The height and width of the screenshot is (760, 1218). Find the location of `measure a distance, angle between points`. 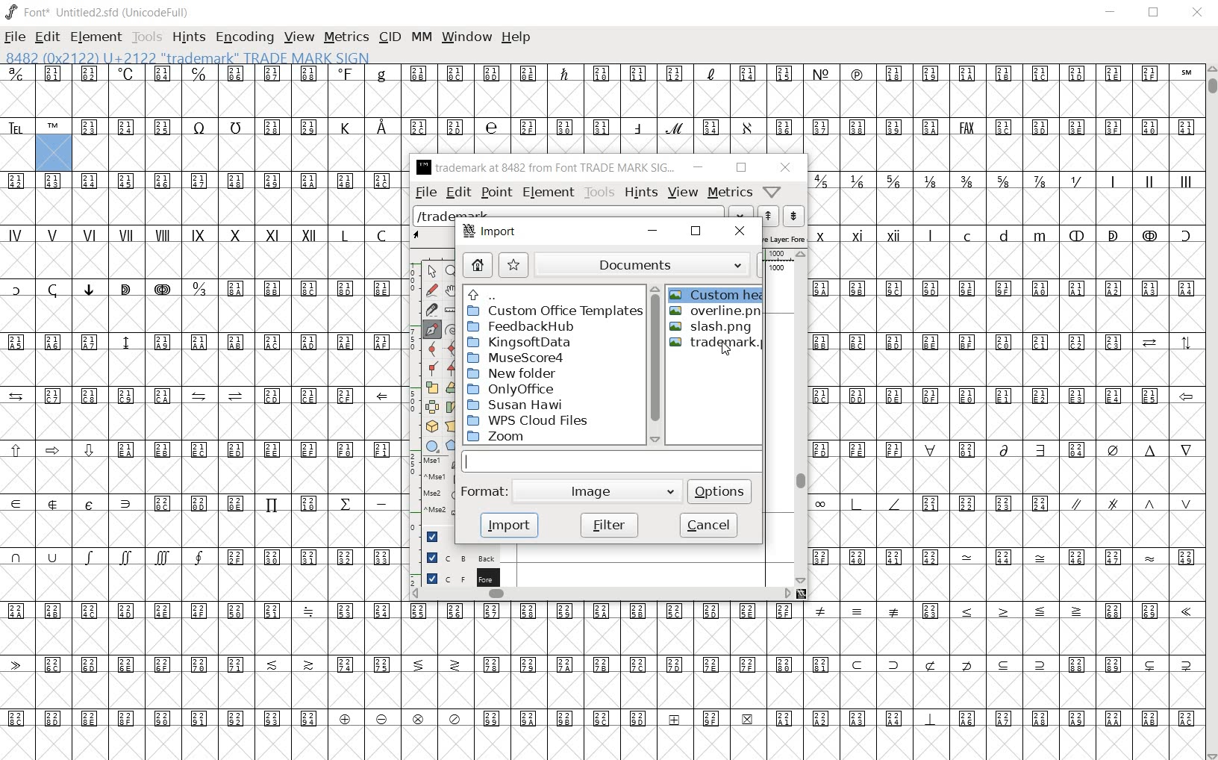

measure a distance, angle between points is located at coordinates (452, 311).